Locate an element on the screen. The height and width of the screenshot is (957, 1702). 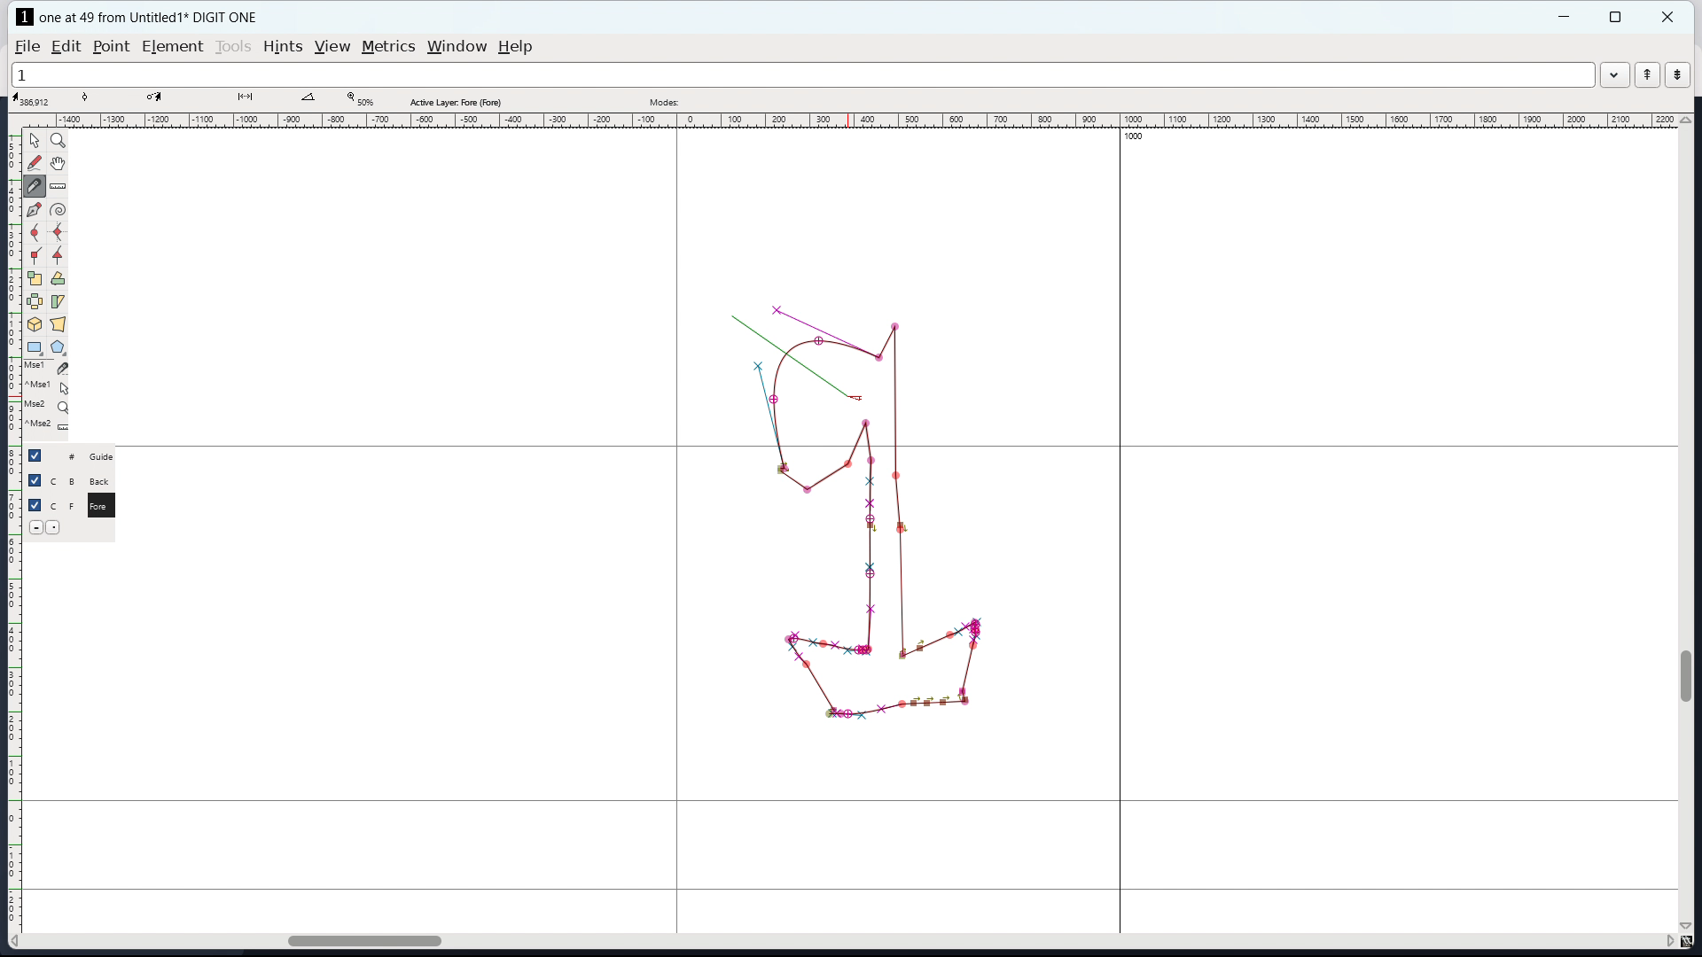
scroll down is located at coordinates (1687, 925).